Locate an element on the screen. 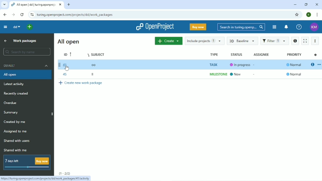 The width and height of the screenshot is (322, 181). Help is located at coordinates (299, 27).